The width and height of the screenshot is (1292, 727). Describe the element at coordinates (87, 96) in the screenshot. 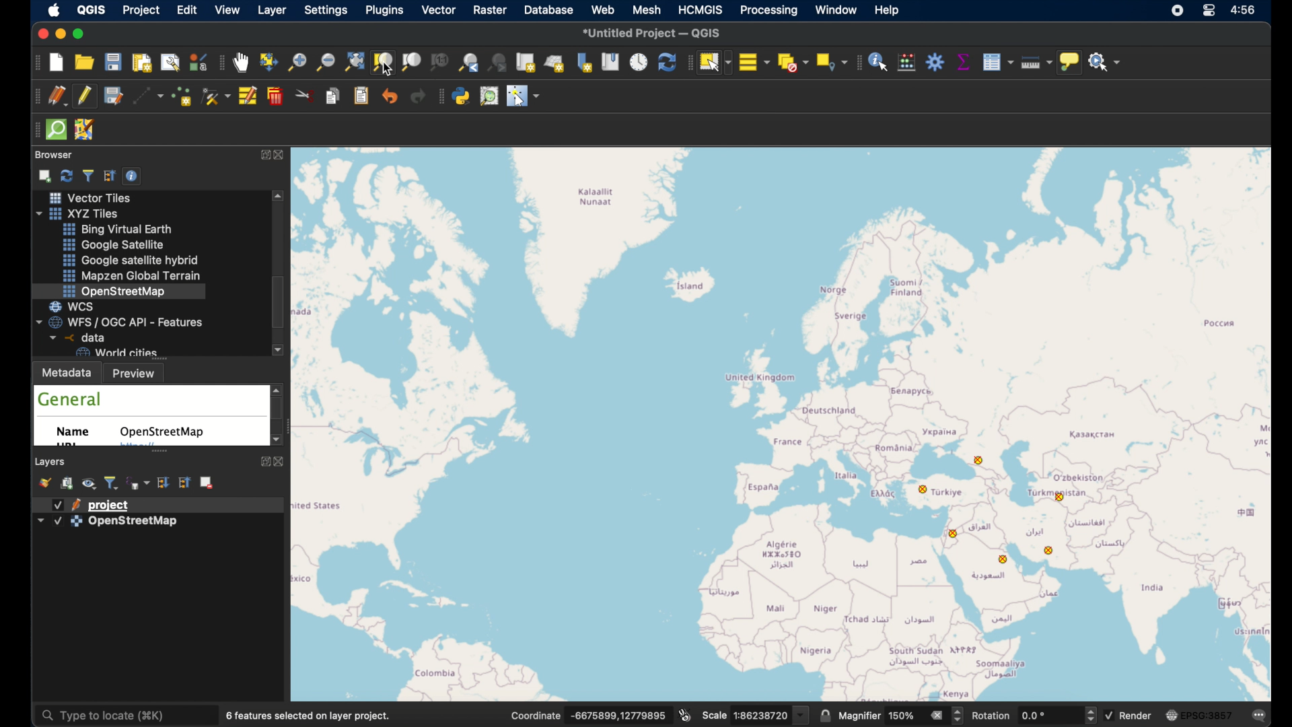

I see `toggle editing` at that location.